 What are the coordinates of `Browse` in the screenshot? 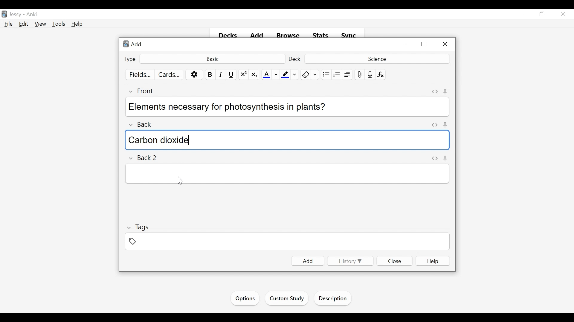 It's located at (289, 36).